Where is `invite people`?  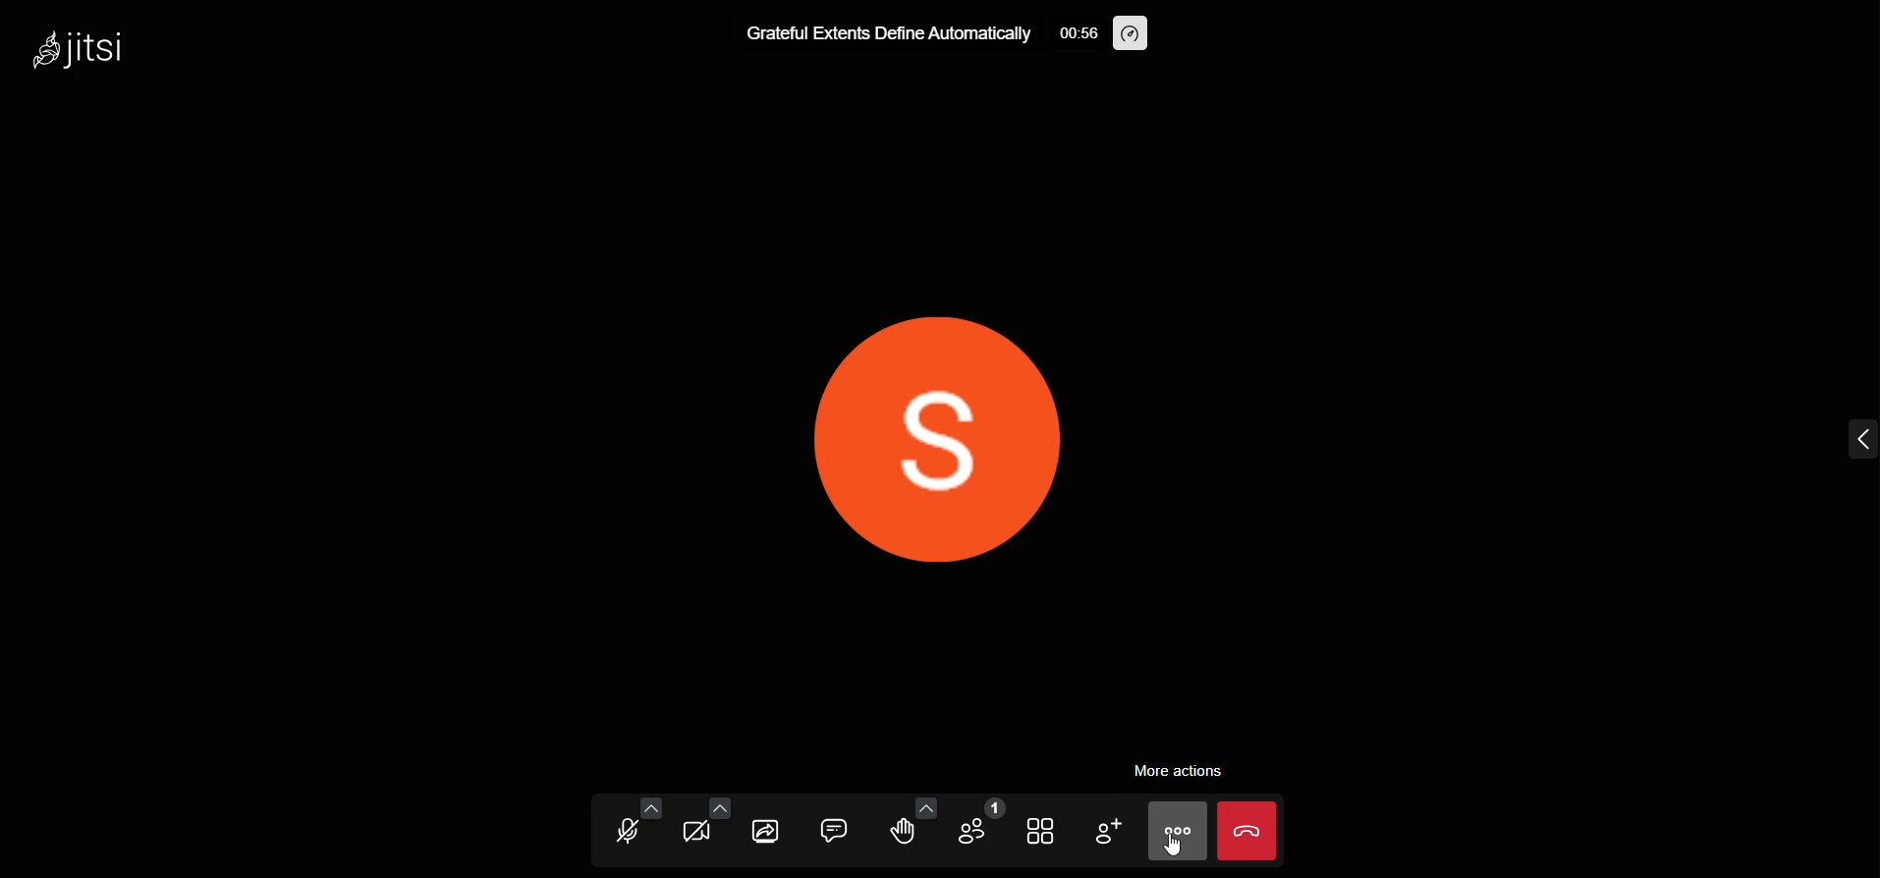 invite people is located at coordinates (1109, 832).